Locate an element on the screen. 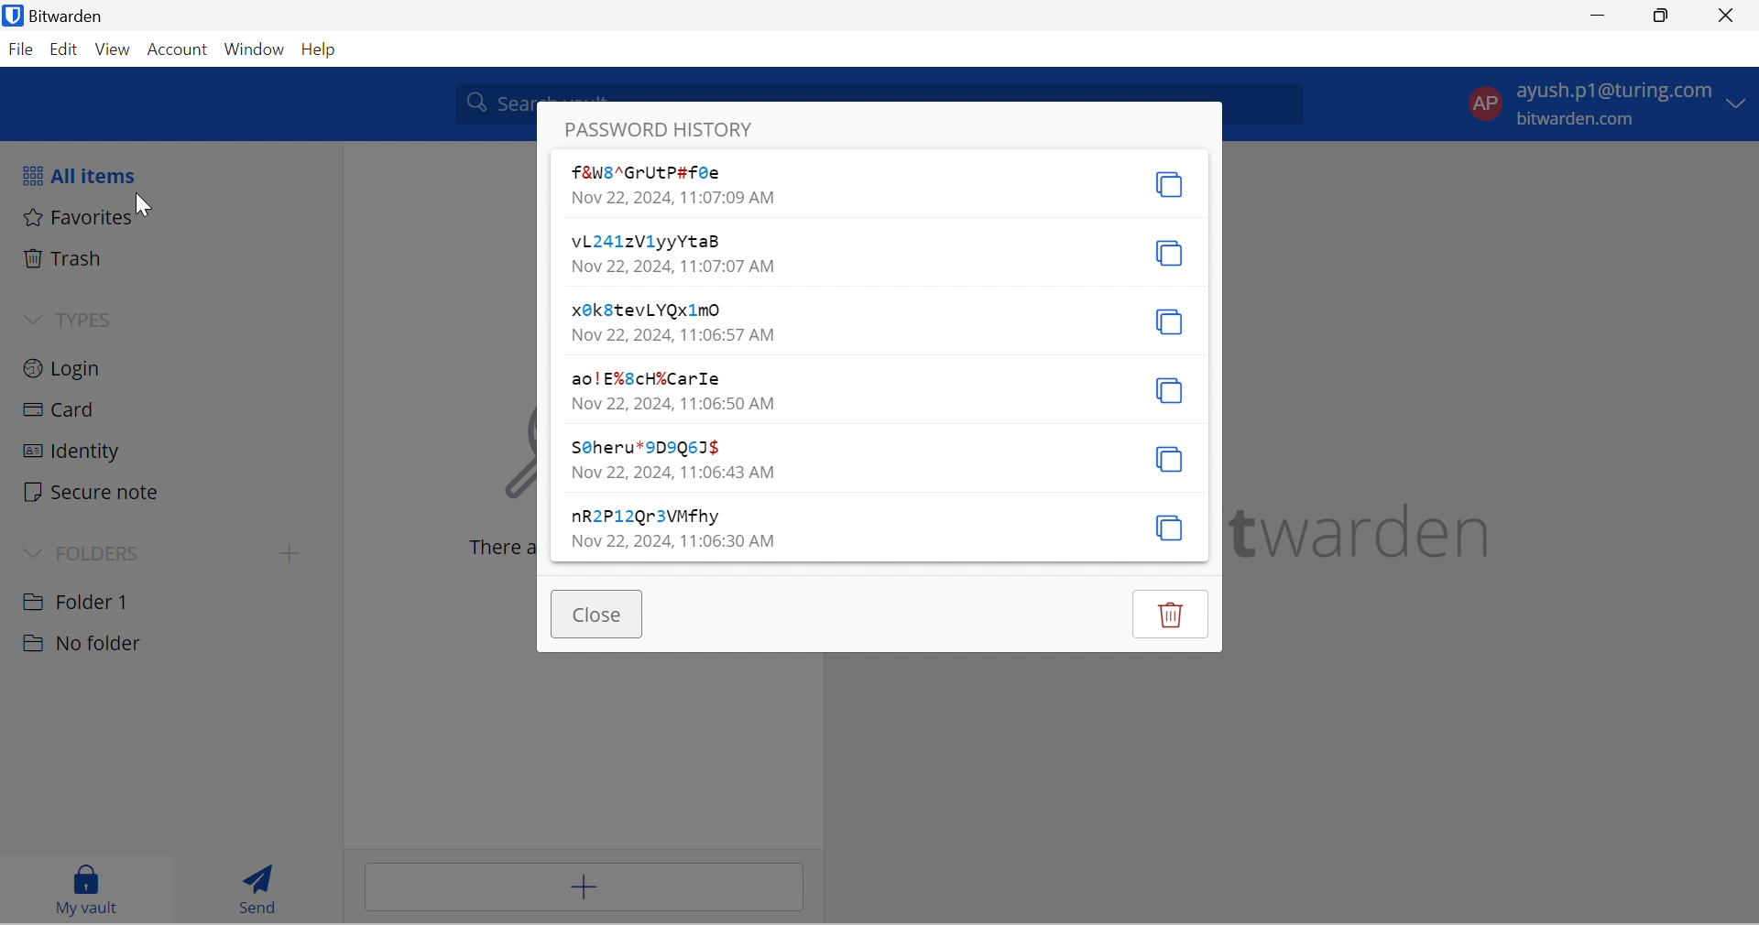  Copy is located at coordinates (1167, 255).